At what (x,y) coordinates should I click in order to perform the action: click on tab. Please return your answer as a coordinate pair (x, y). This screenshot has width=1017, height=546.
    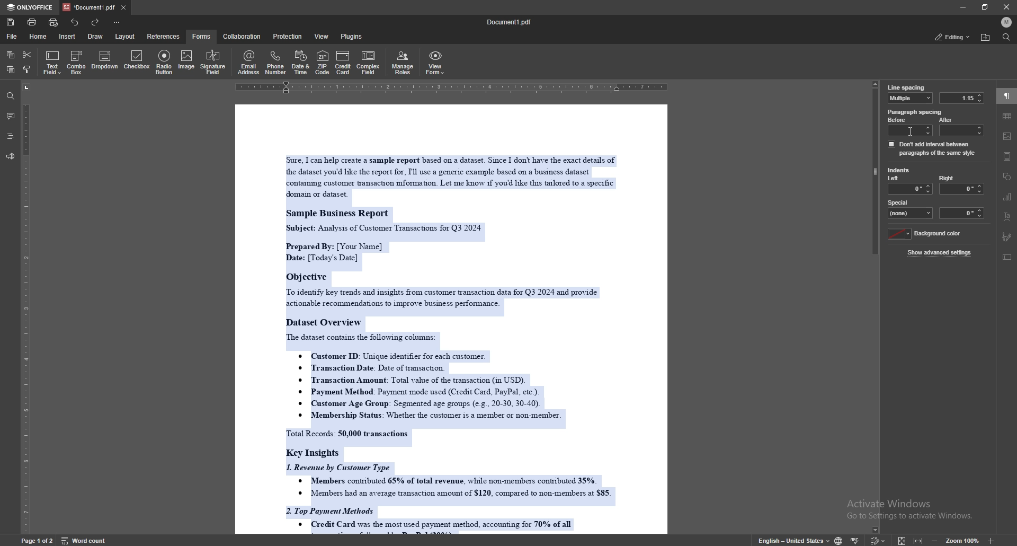
    Looking at the image, I should click on (90, 7).